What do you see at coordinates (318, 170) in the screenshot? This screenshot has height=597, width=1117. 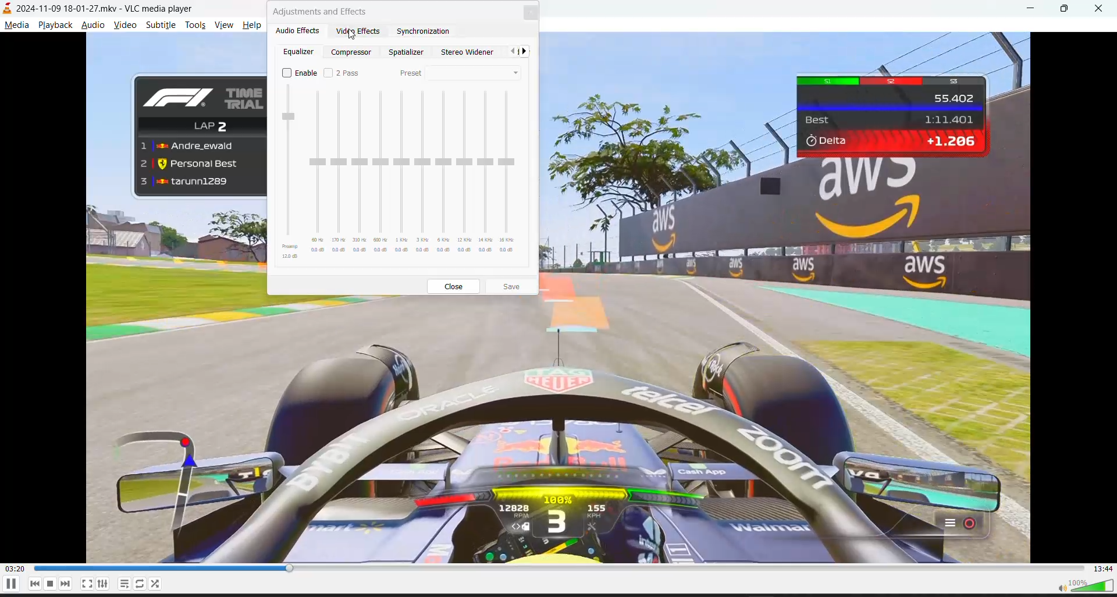 I see `slider` at bounding box center [318, 170].